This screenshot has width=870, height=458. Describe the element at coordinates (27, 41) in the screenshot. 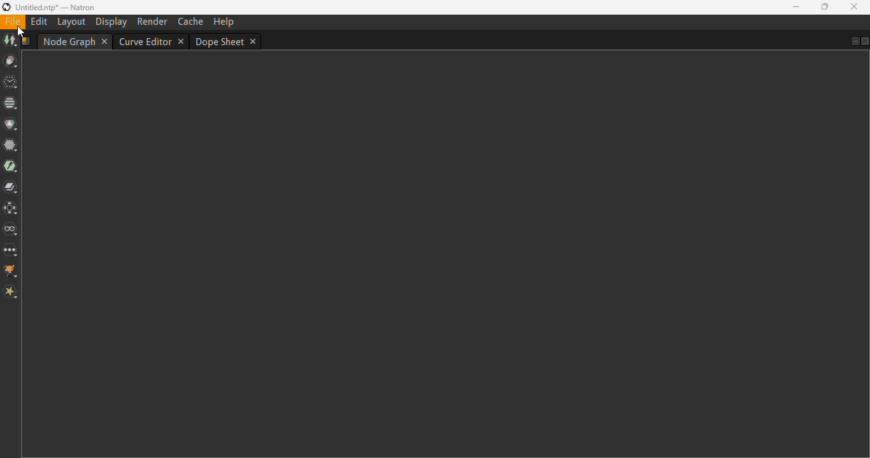

I see `script name: pane 3` at that location.